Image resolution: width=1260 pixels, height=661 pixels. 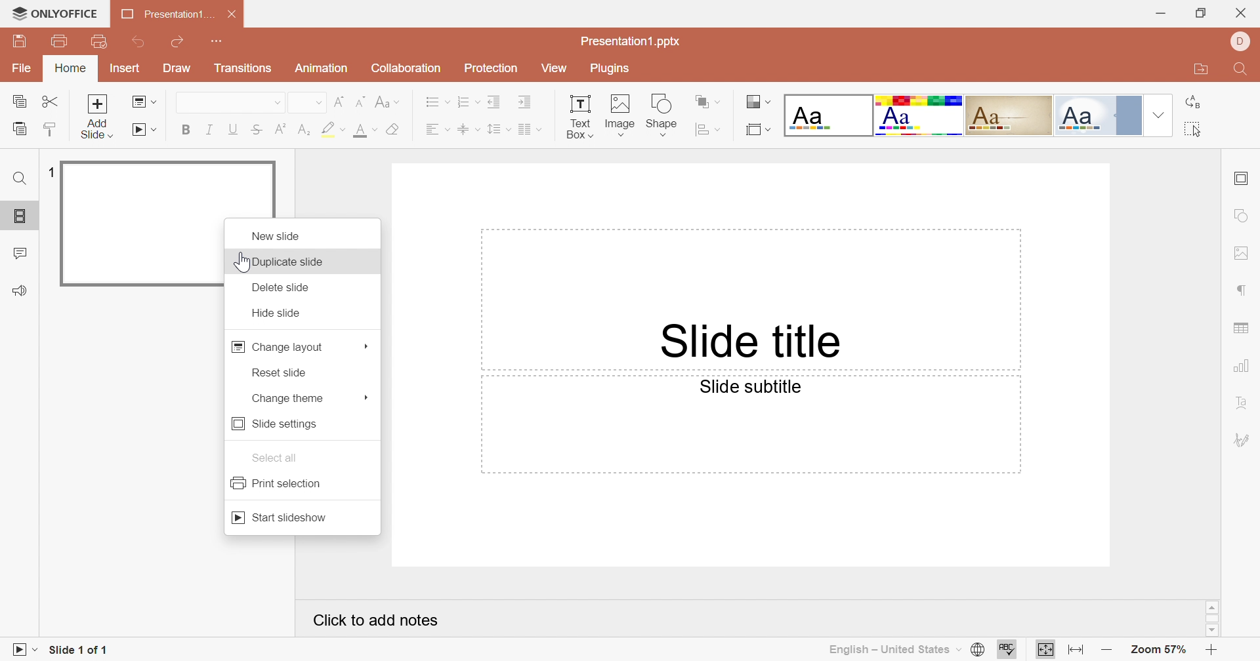 I want to click on Find, so click(x=22, y=179).